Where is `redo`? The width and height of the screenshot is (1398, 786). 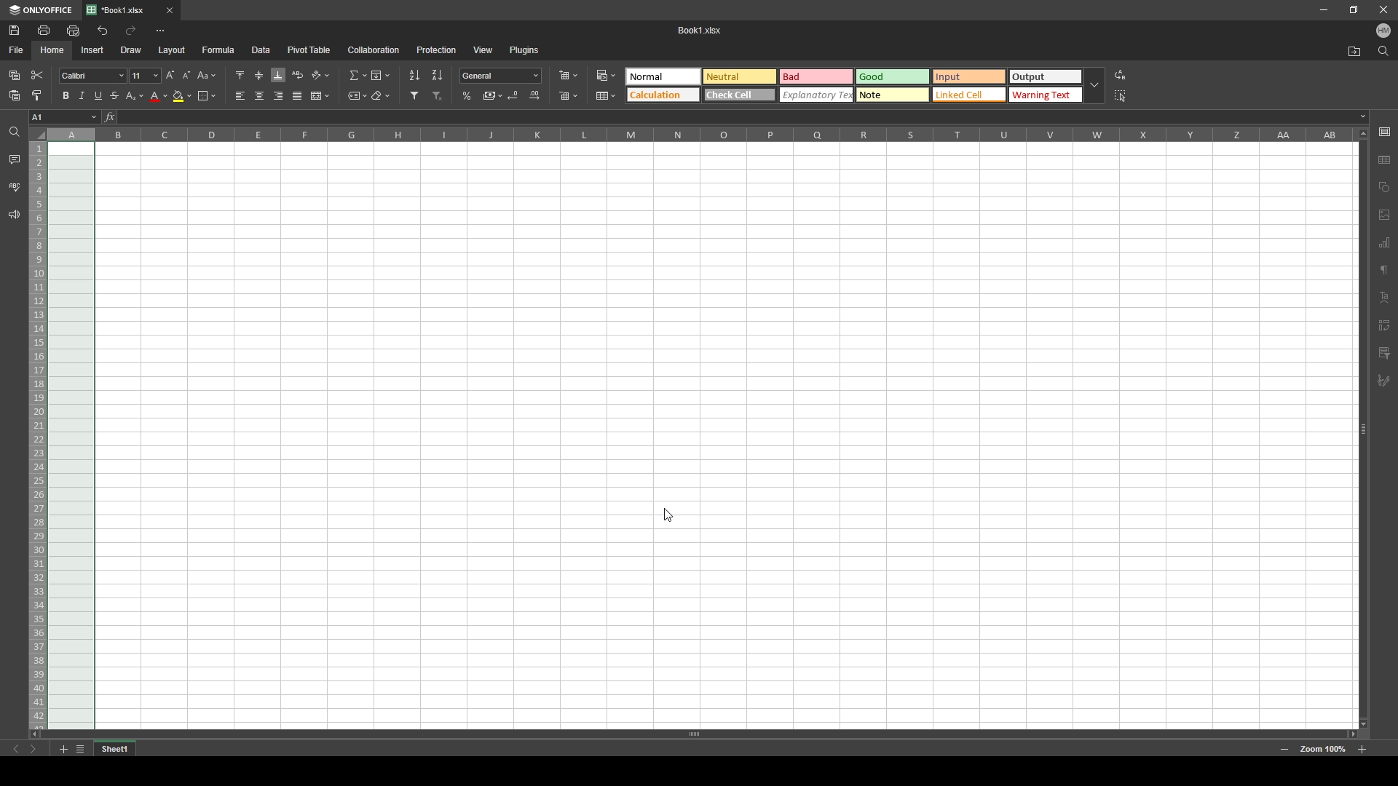 redo is located at coordinates (130, 30).